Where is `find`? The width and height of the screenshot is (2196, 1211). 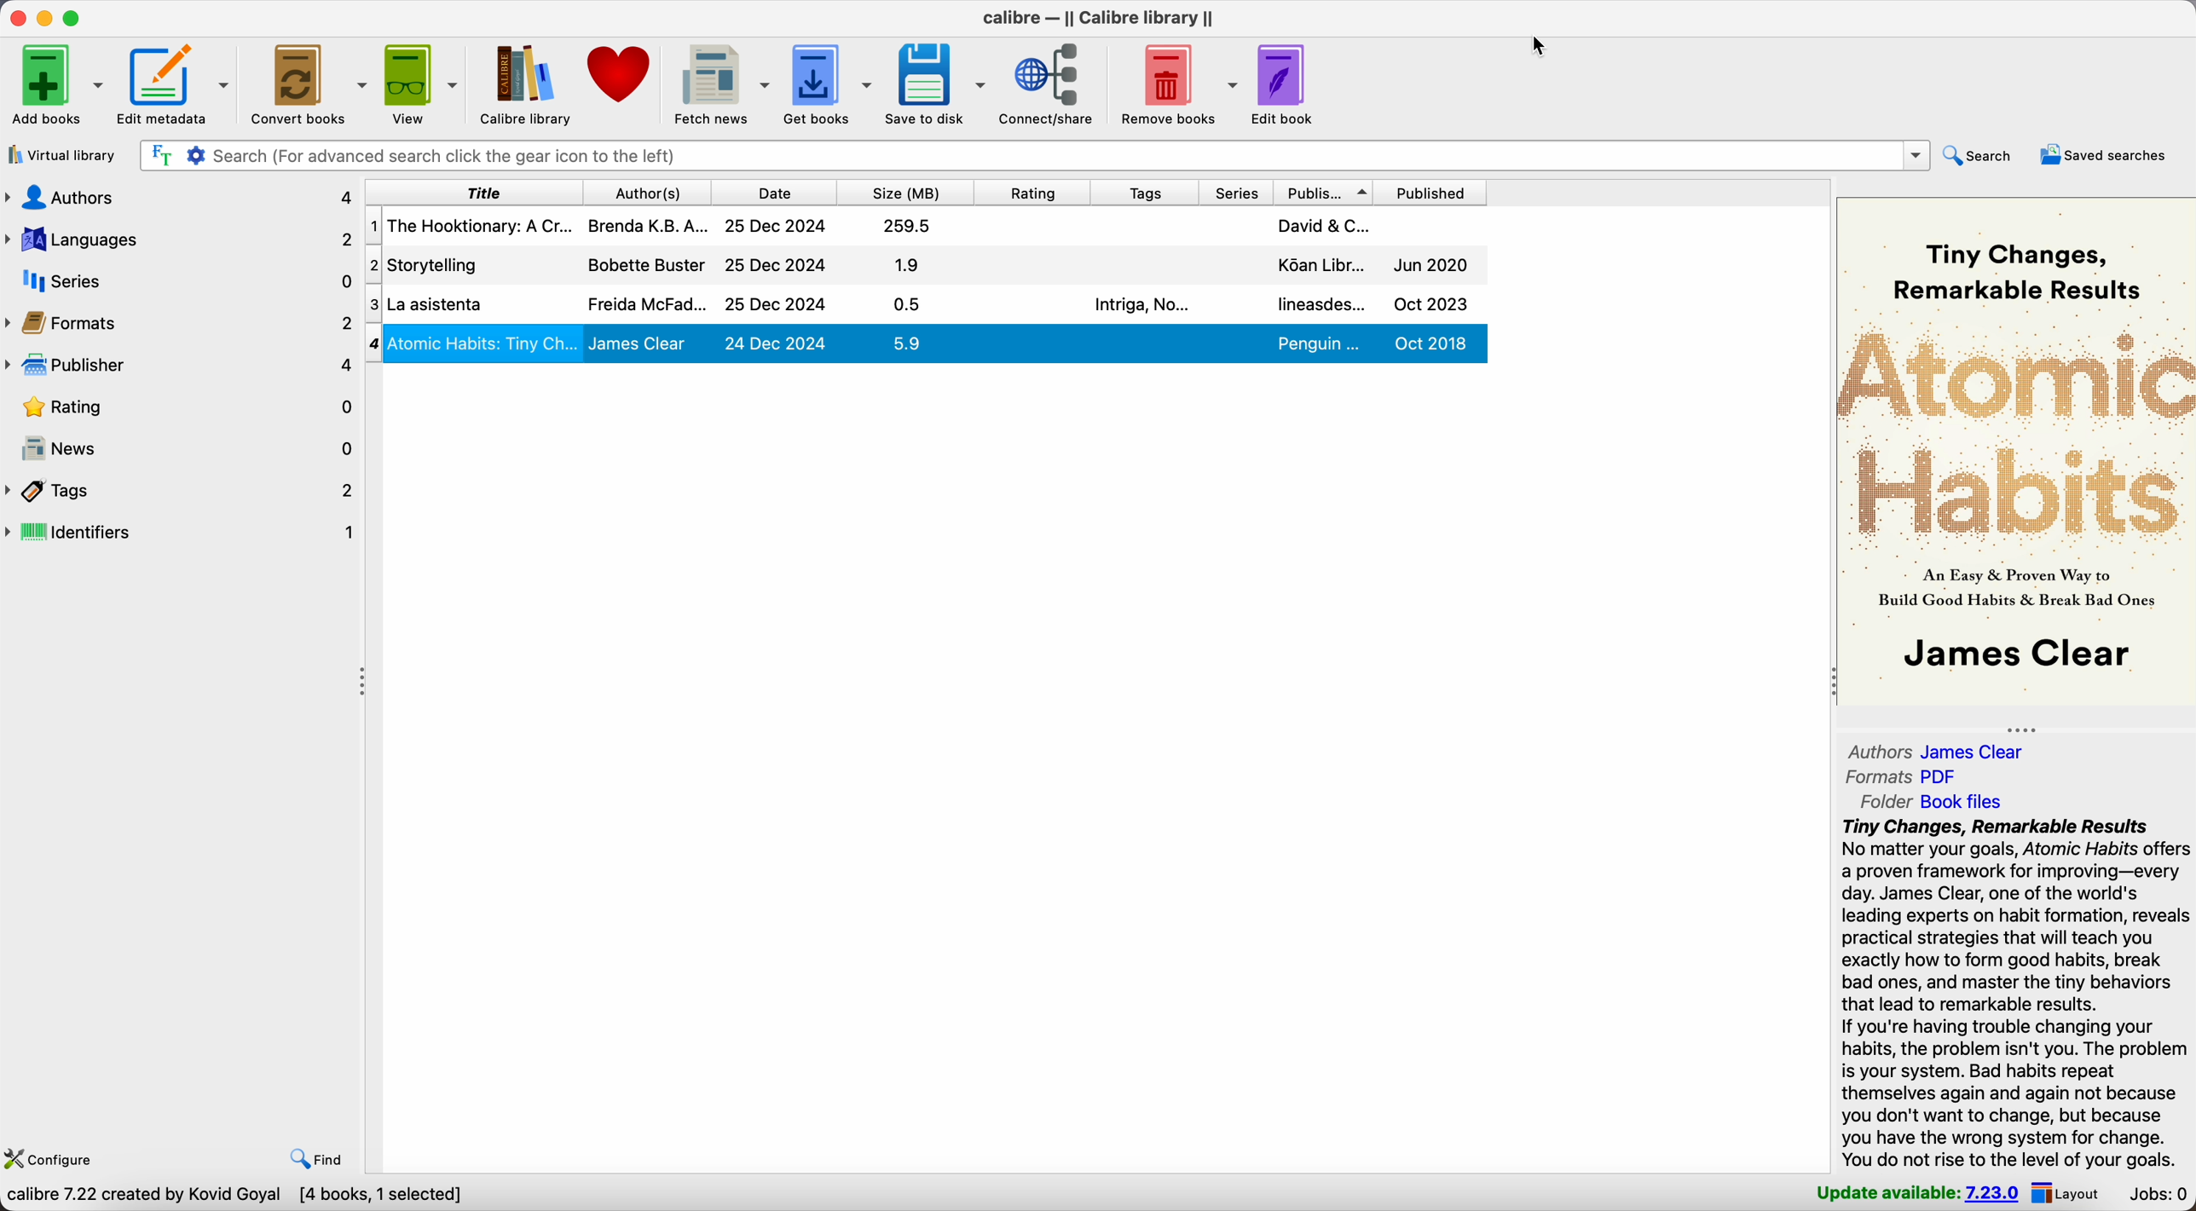
find is located at coordinates (317, 1156).